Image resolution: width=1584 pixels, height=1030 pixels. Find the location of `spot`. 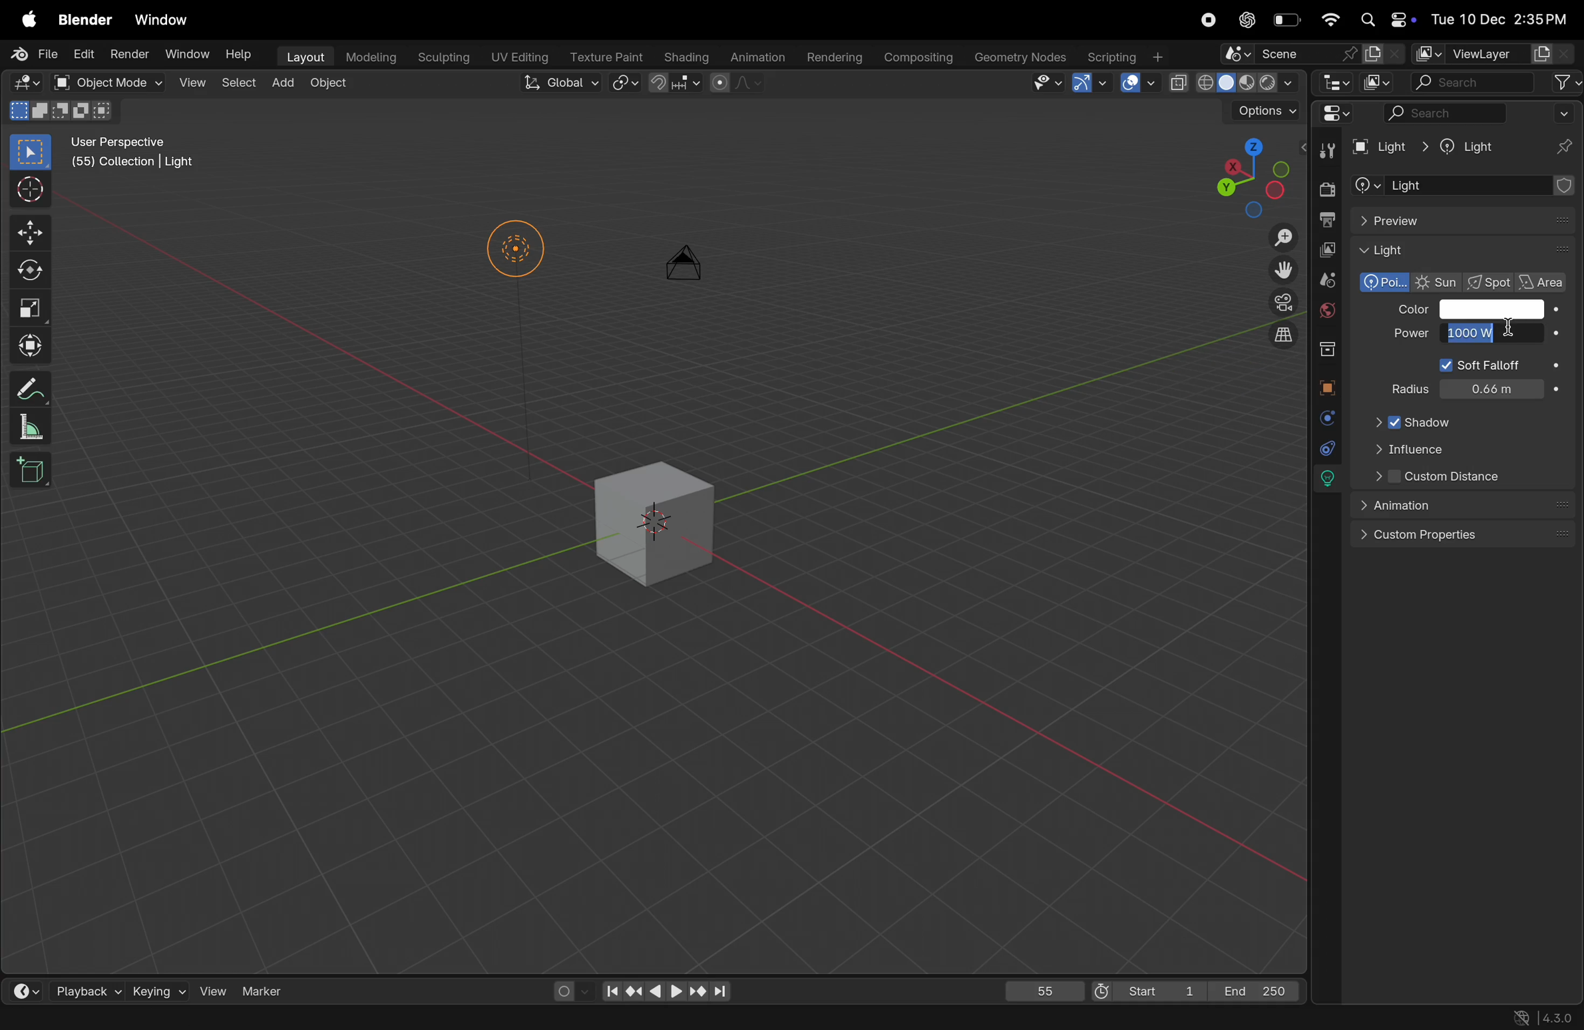

spot is located at coordinates (1492, 283).